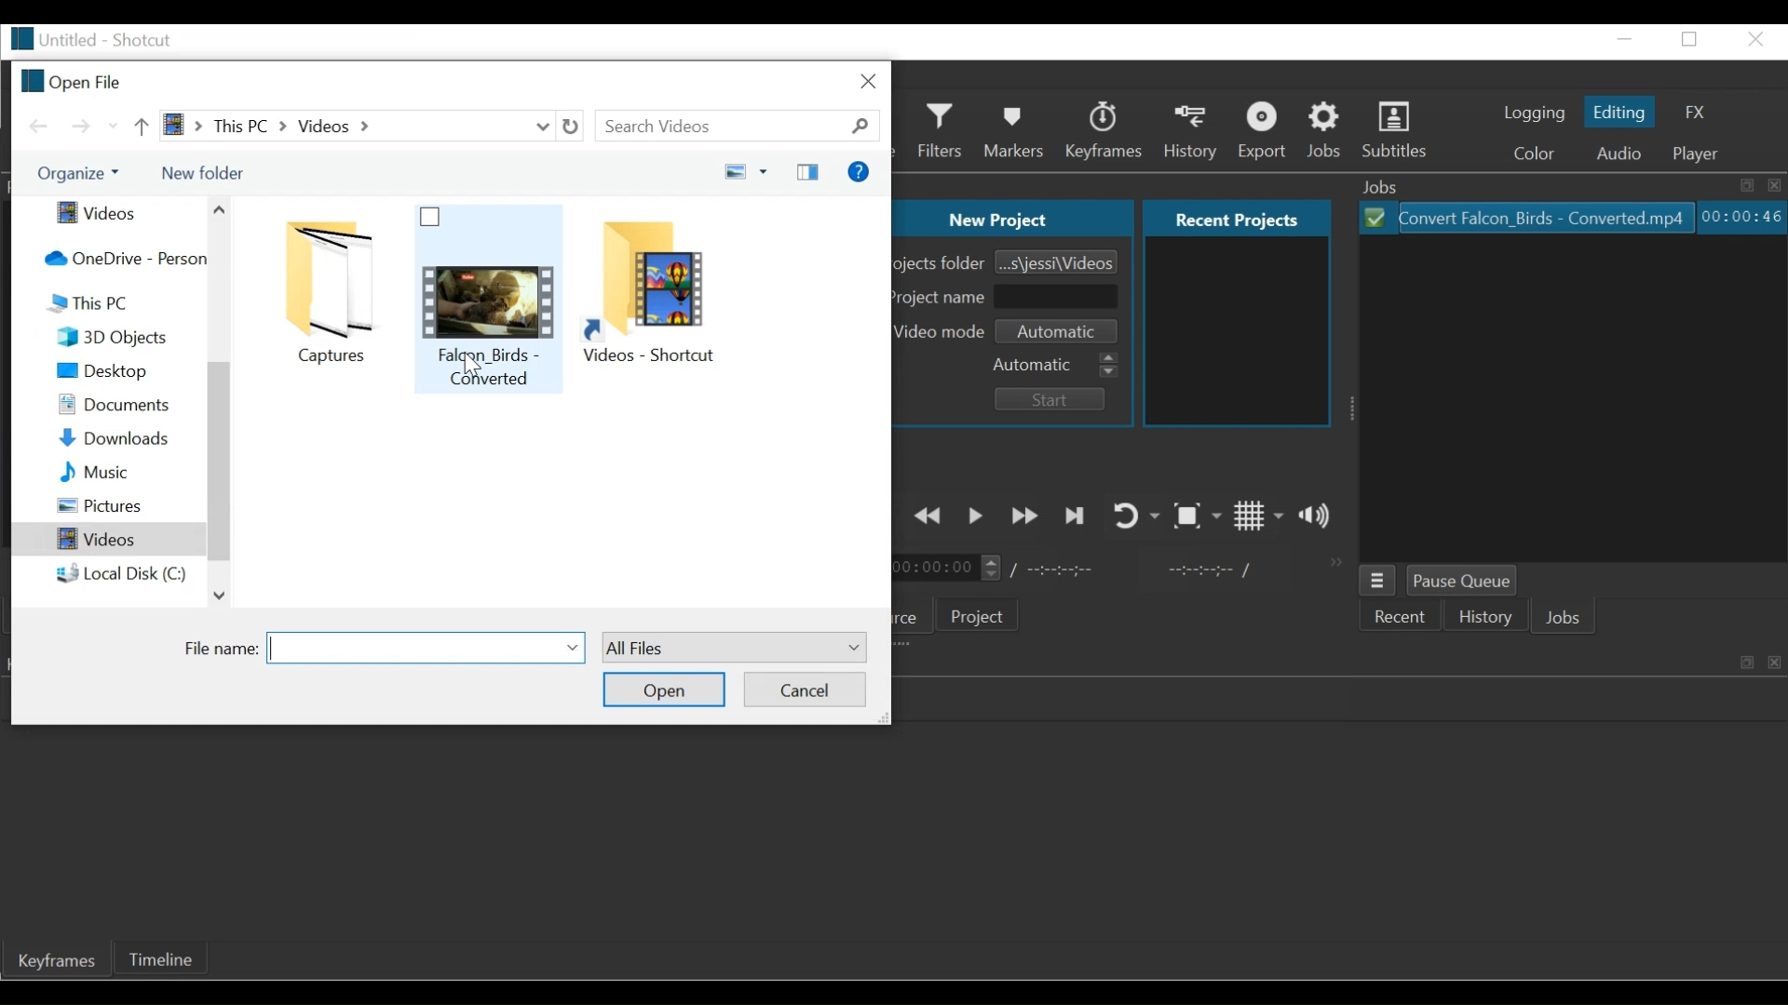  I want to click on Local Disk C, so click(122, 573).